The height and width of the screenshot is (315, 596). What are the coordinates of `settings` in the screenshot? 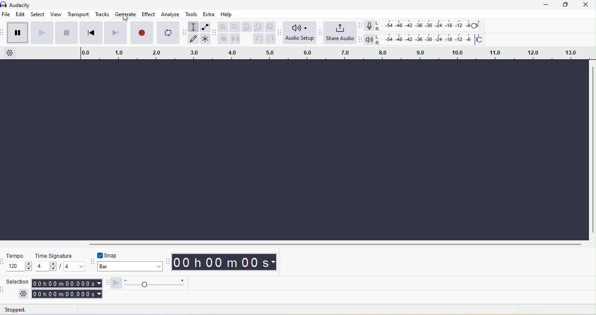 It's located at (23, 294).